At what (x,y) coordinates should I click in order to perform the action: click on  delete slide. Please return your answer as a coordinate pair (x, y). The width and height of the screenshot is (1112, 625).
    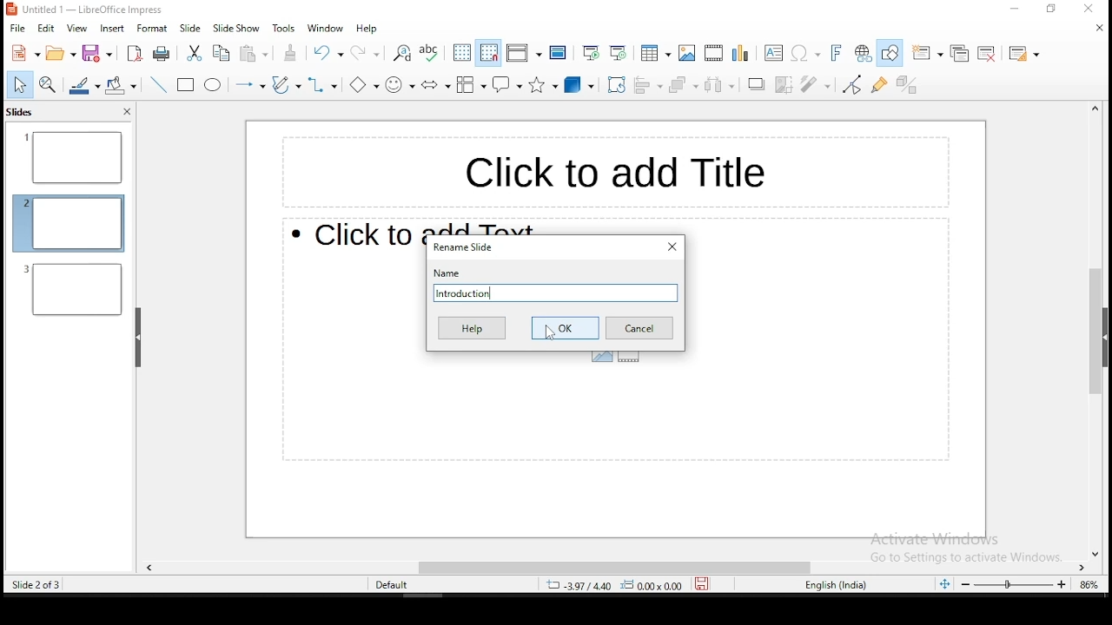
    Looking at the image, I should click on (987, 53).